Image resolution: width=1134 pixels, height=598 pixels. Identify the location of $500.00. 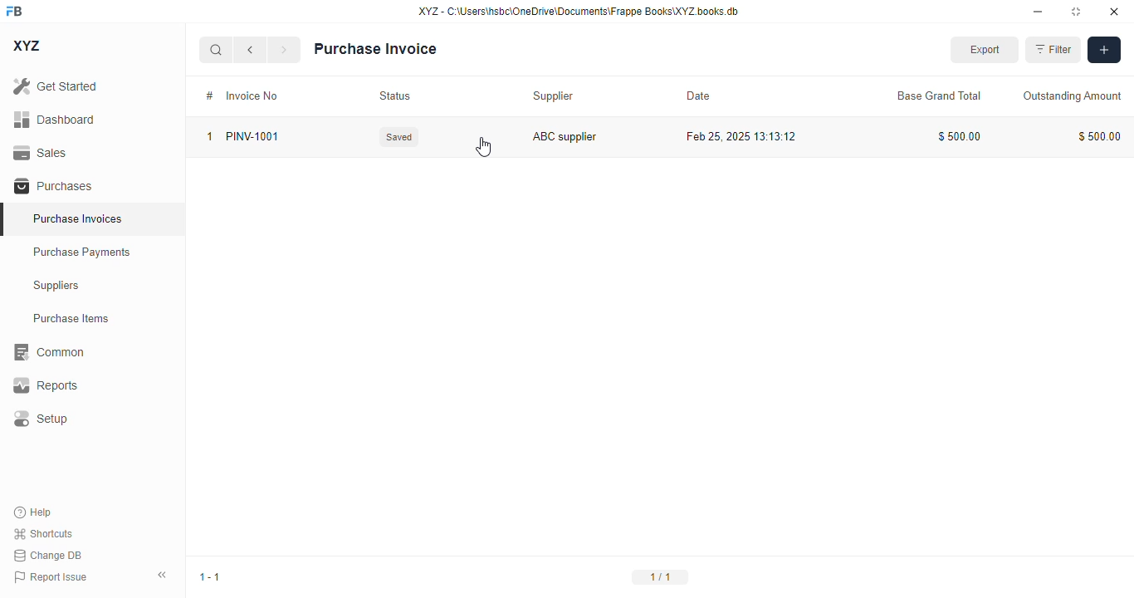
(958, 136).